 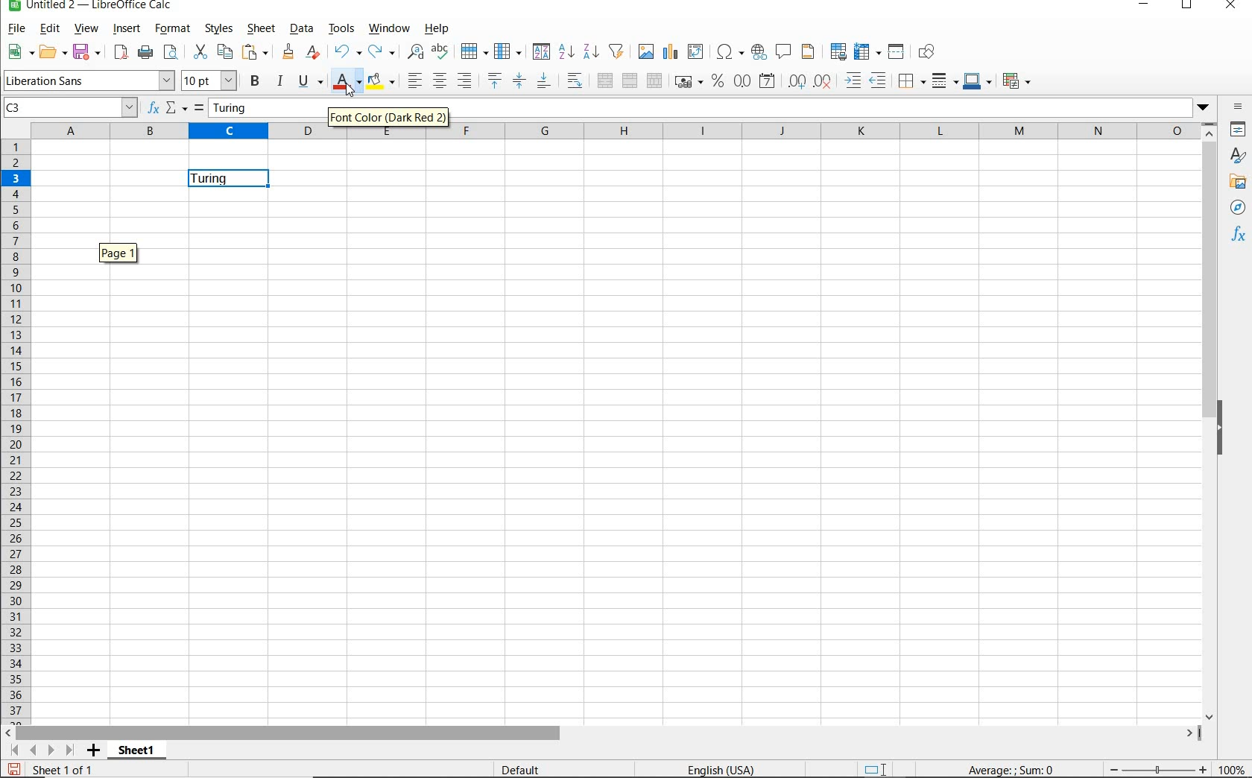 What do you see at coordinates (312, 83) in the screenshot?
I see `UNDERLINE` at bounding box center [312, 83].